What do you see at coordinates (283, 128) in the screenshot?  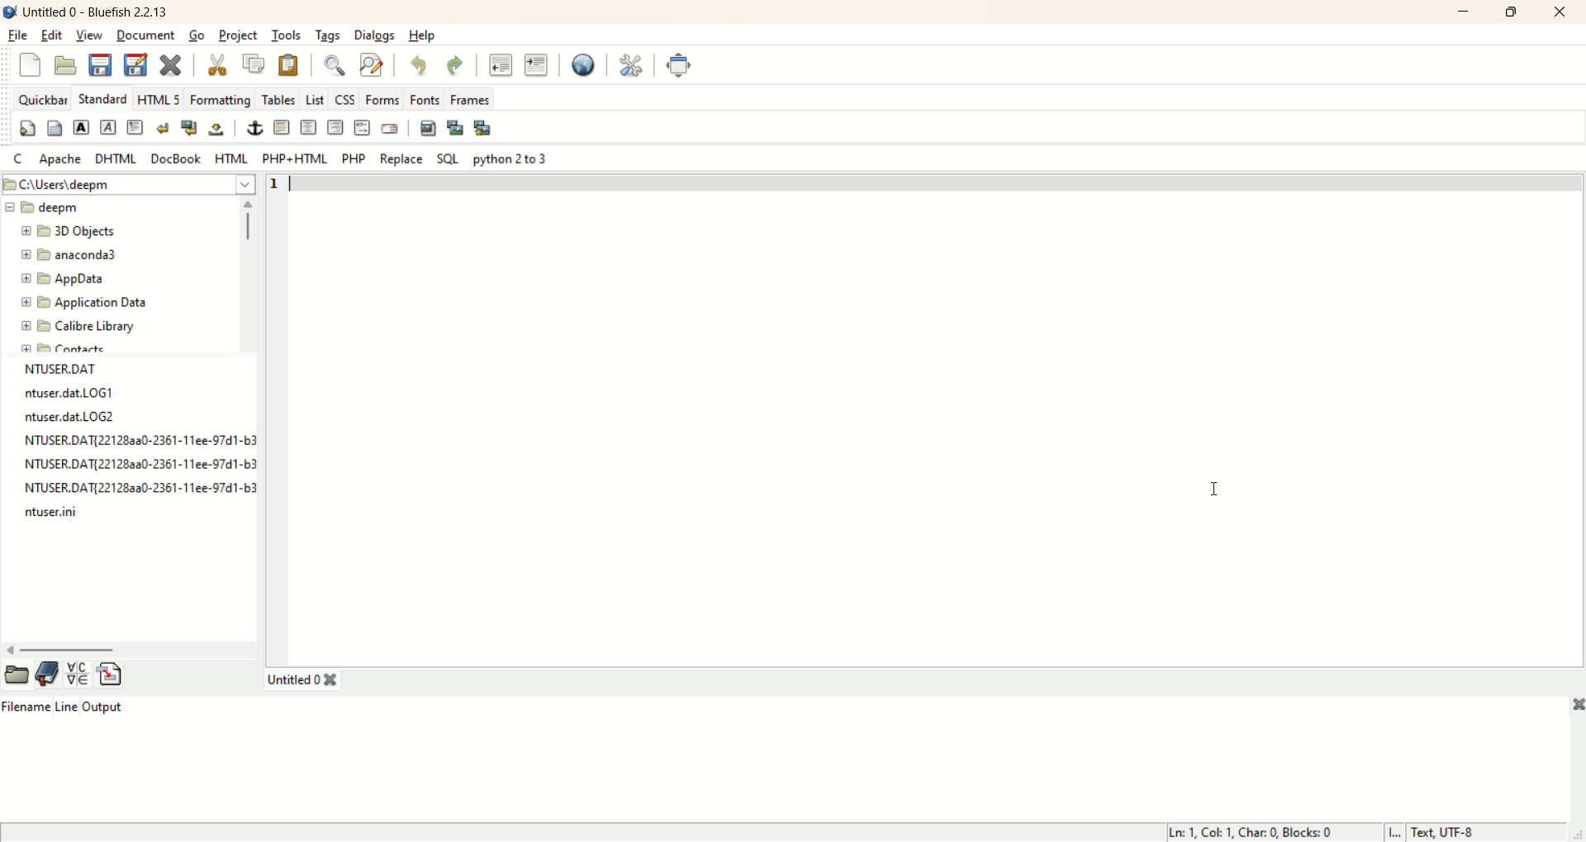 I see `horizontal rule` at bounding box center [283, 128].